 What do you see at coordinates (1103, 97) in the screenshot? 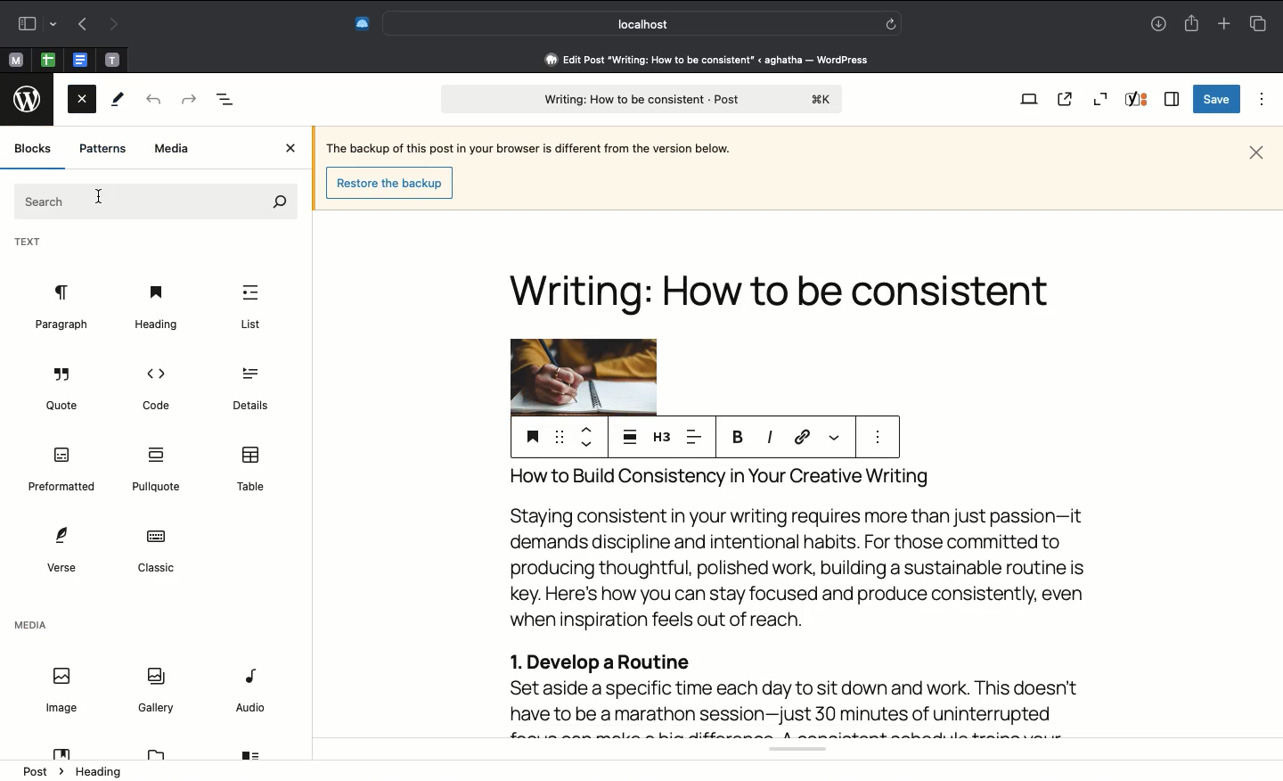
I see `Zoom out` at bounding box center [1103, 97].